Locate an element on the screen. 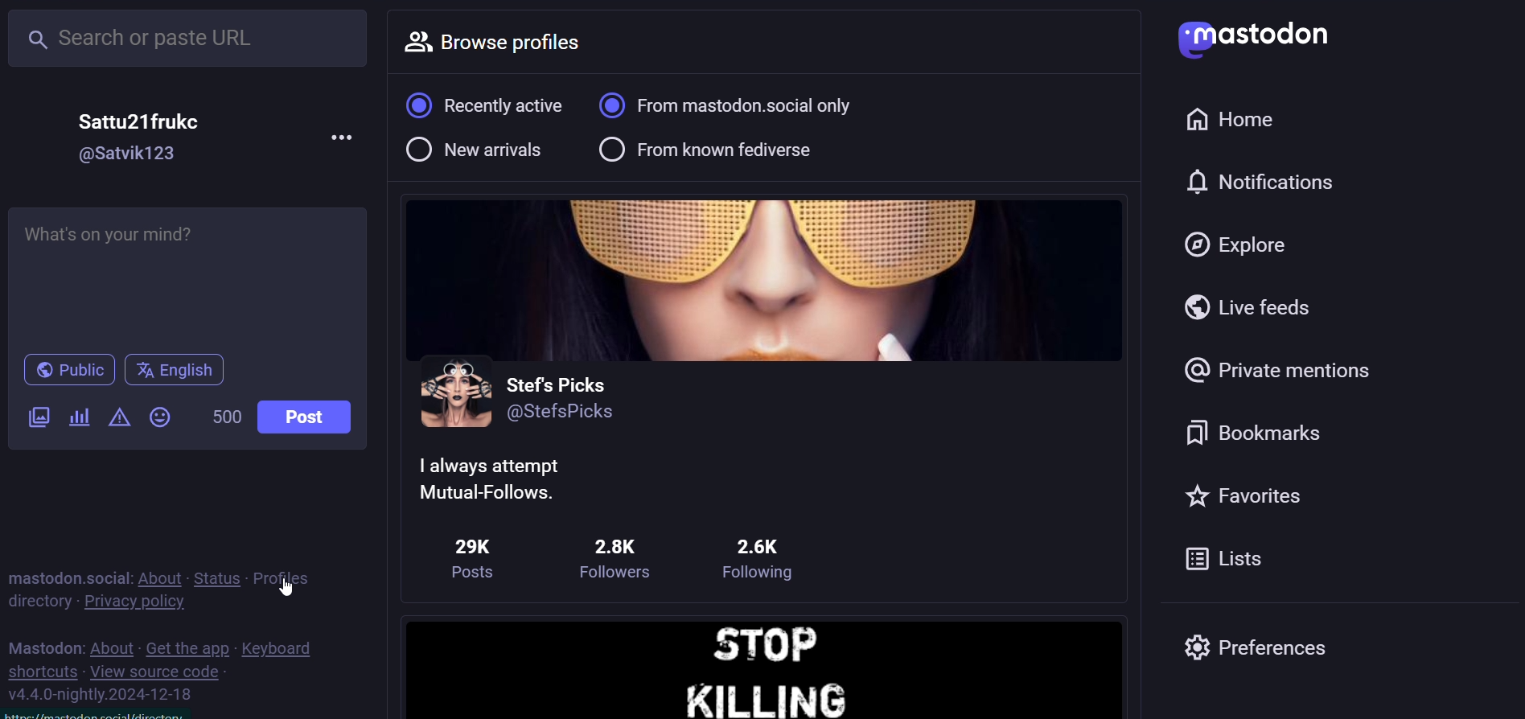 The height and width of the screenshot is (719, 1525). browse profiles is located at coordinates (504, 44).